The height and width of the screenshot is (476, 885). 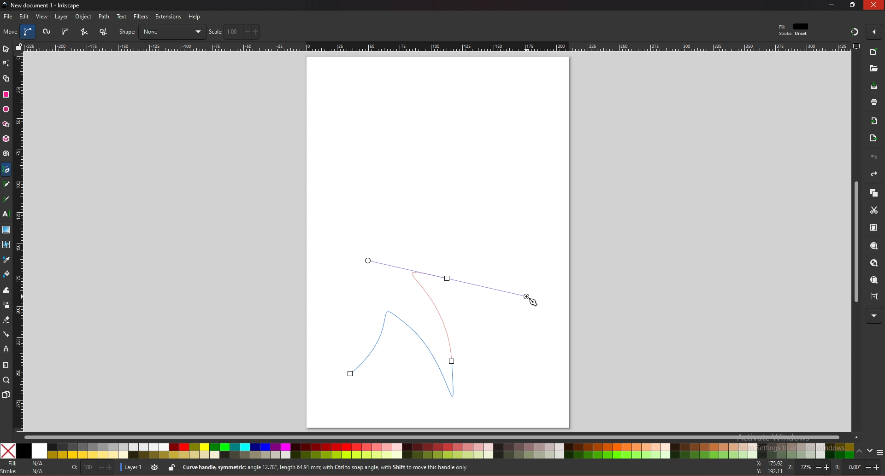 I want to click on print, so click(x=874, y=102).